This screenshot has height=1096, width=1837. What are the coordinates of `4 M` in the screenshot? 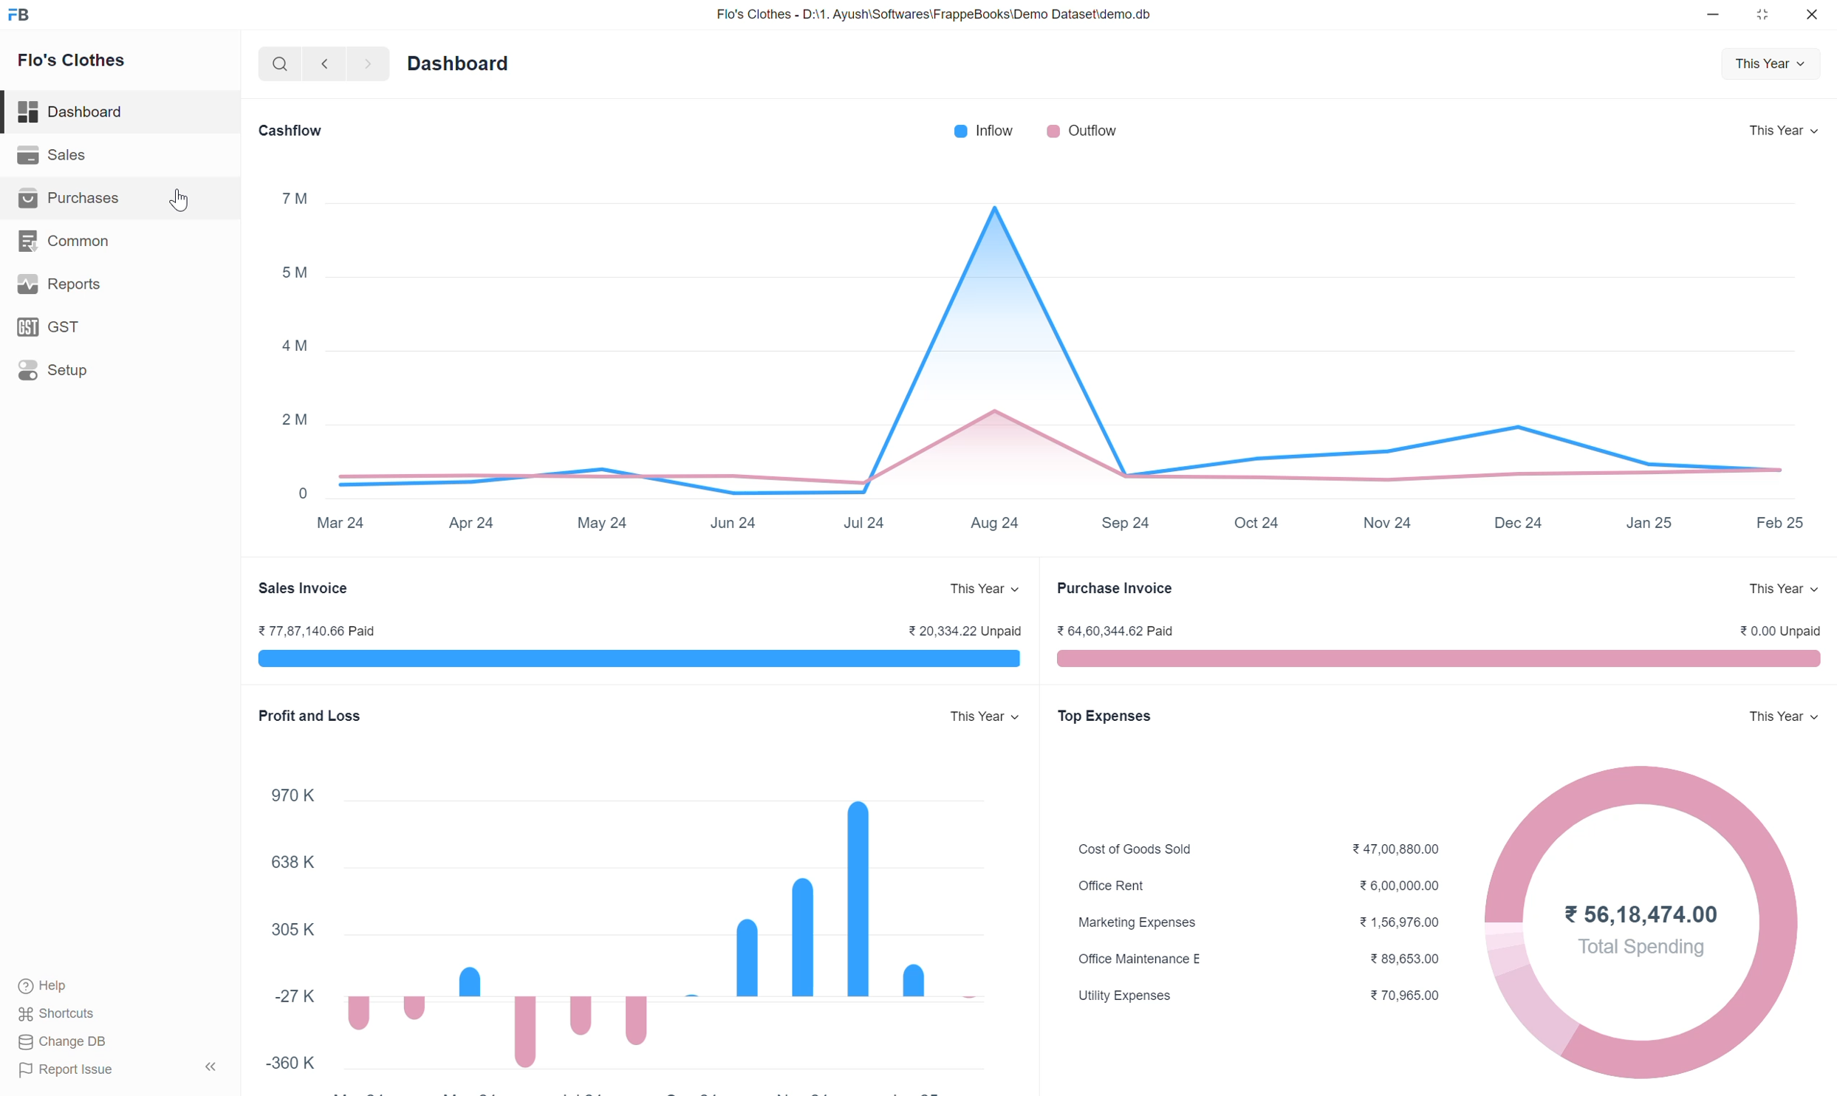 It's located at (298, 348).